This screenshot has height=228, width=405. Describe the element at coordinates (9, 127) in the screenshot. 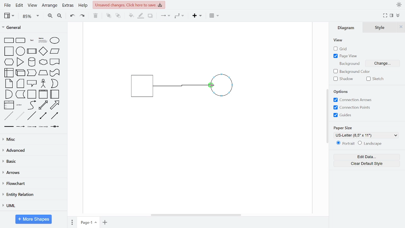

I see `link` at that location.